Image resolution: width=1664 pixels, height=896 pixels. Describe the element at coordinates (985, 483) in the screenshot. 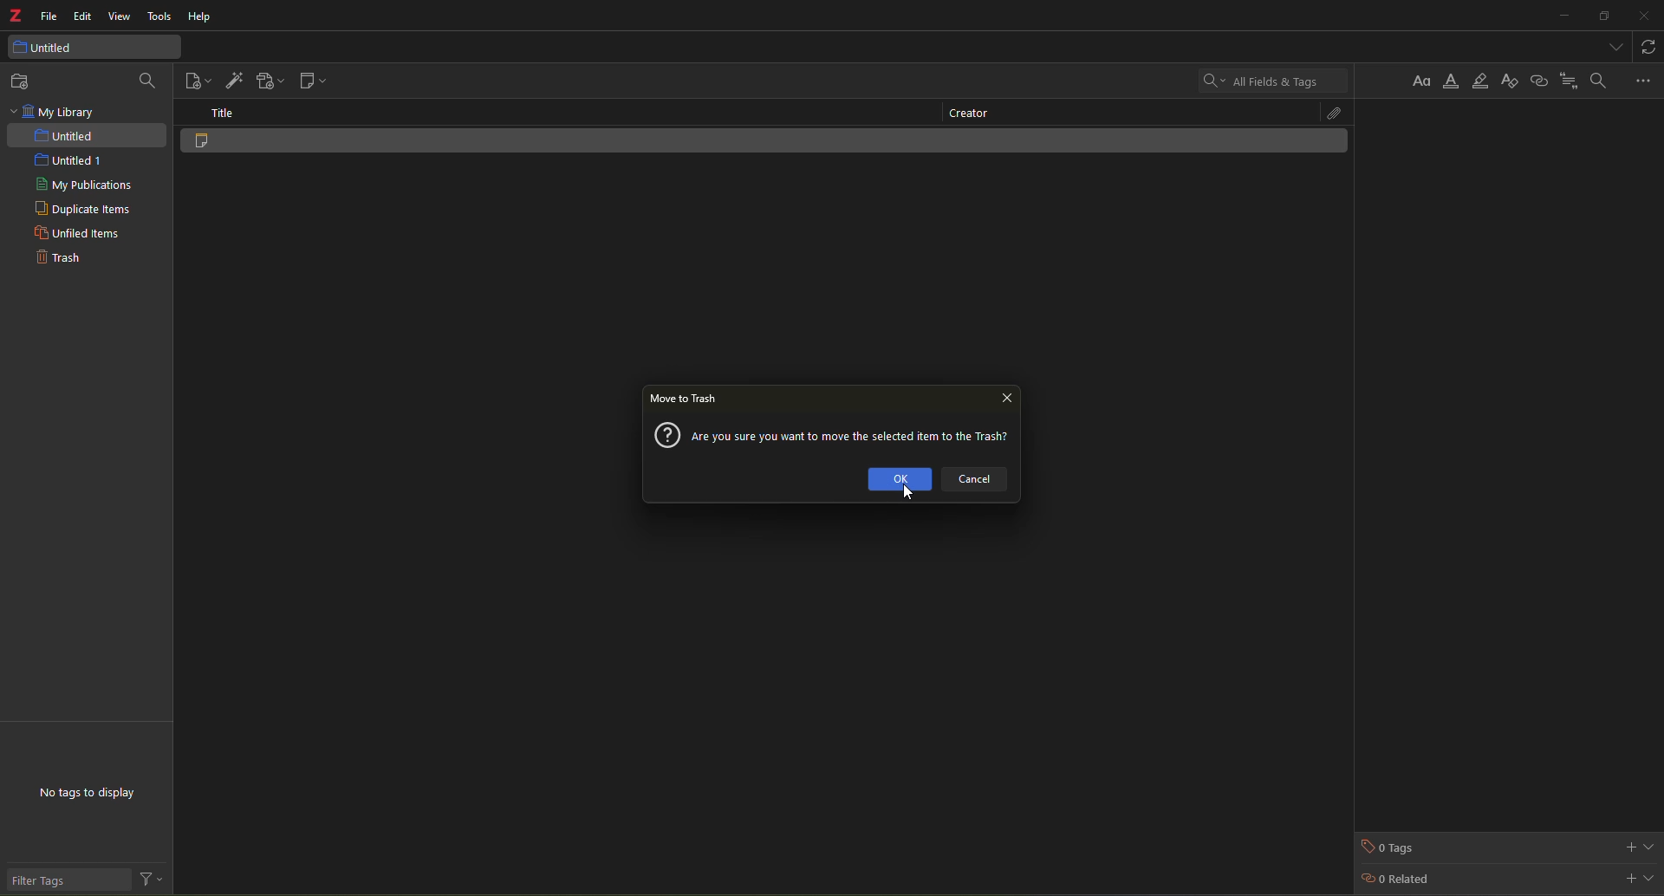

I see `cancel` at that location.